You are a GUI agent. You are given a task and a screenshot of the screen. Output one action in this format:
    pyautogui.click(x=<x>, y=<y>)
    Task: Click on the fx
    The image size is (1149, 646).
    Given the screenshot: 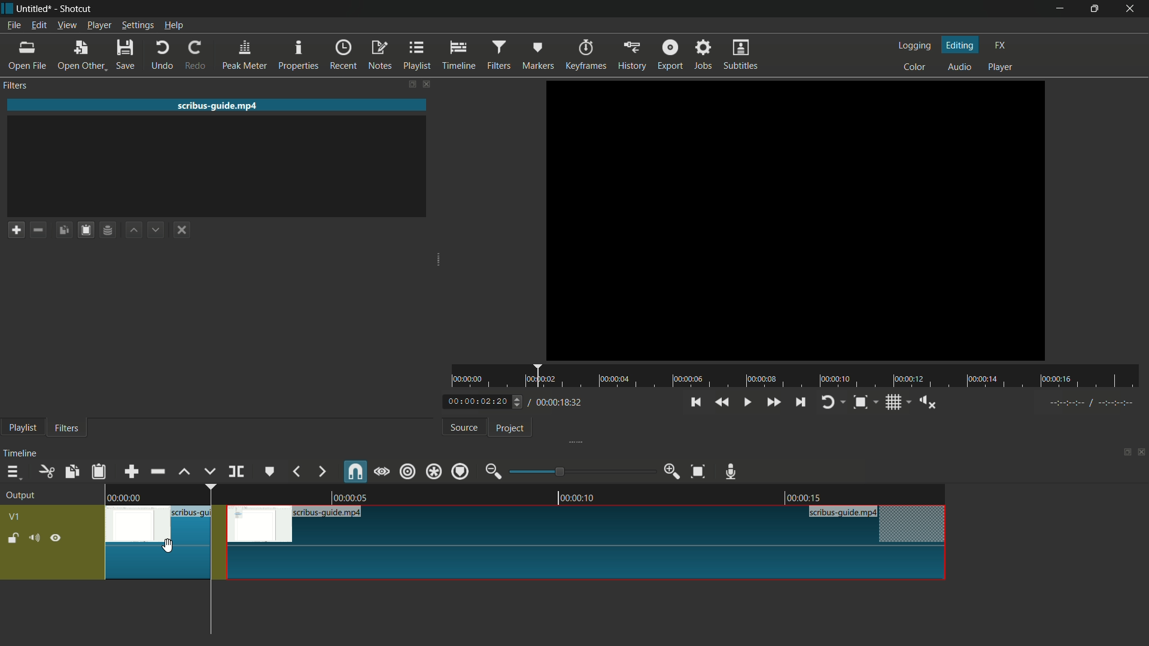 What is the action you would take?
    pyautogui.click(x=1000, y=44)
    